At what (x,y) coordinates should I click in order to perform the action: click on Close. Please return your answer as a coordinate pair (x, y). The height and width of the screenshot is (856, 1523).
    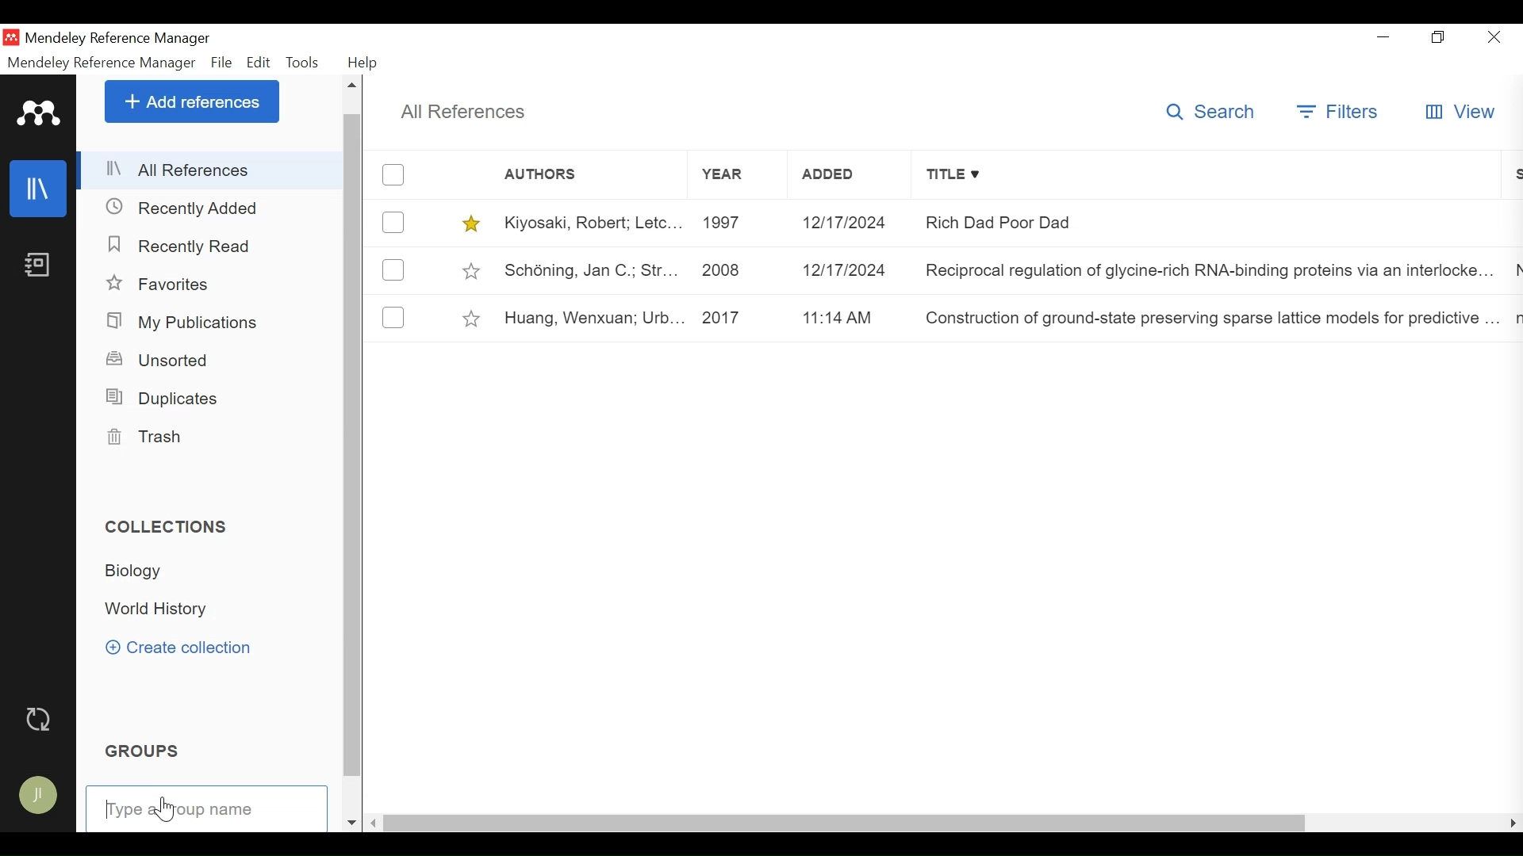
    Looking at the image, I should click on (1495, 36).